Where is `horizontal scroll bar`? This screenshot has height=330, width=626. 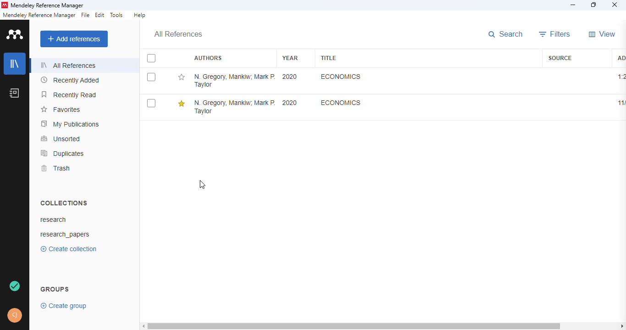 horizontal scroll bar is located at coordinates (354, 326).